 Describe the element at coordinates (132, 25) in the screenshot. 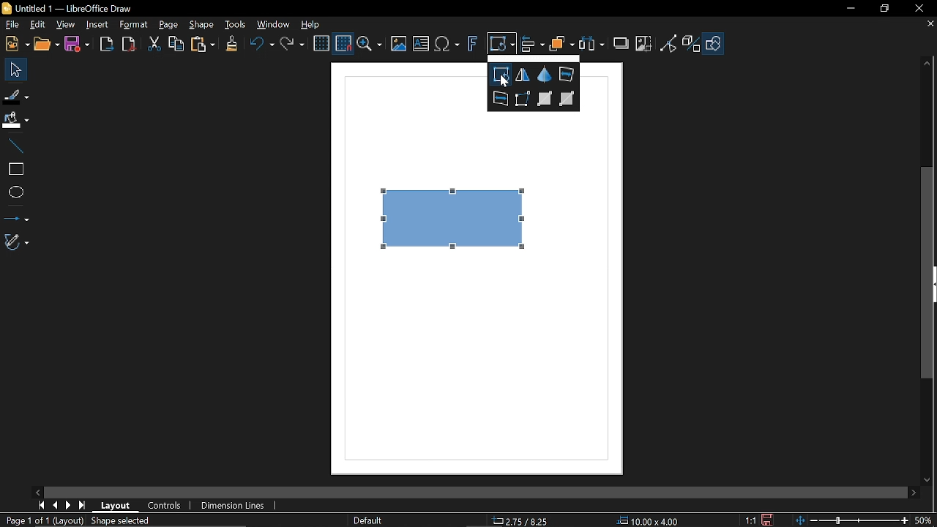

I see `Format` at that location.